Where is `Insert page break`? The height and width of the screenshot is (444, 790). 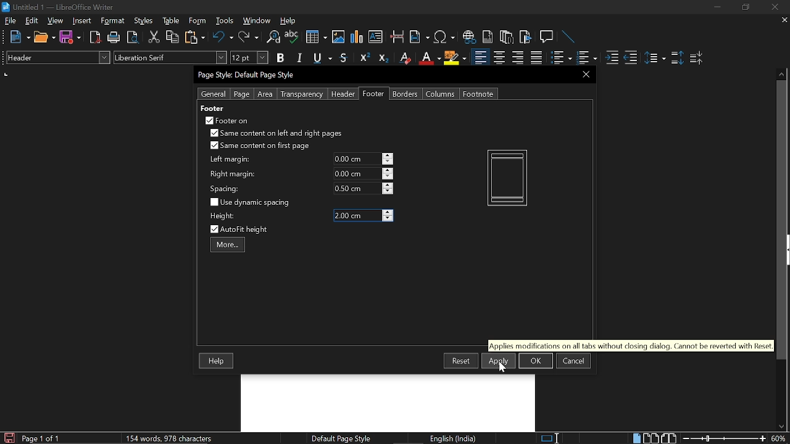
Insert page break is located at coordinates (396, 37).